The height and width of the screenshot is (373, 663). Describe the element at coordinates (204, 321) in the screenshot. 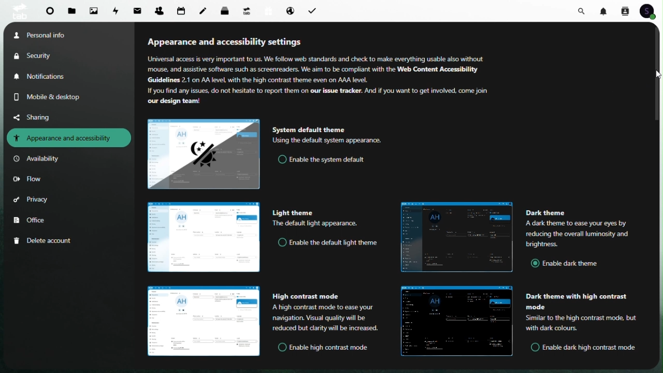

I see `High contrast mode` at that location.